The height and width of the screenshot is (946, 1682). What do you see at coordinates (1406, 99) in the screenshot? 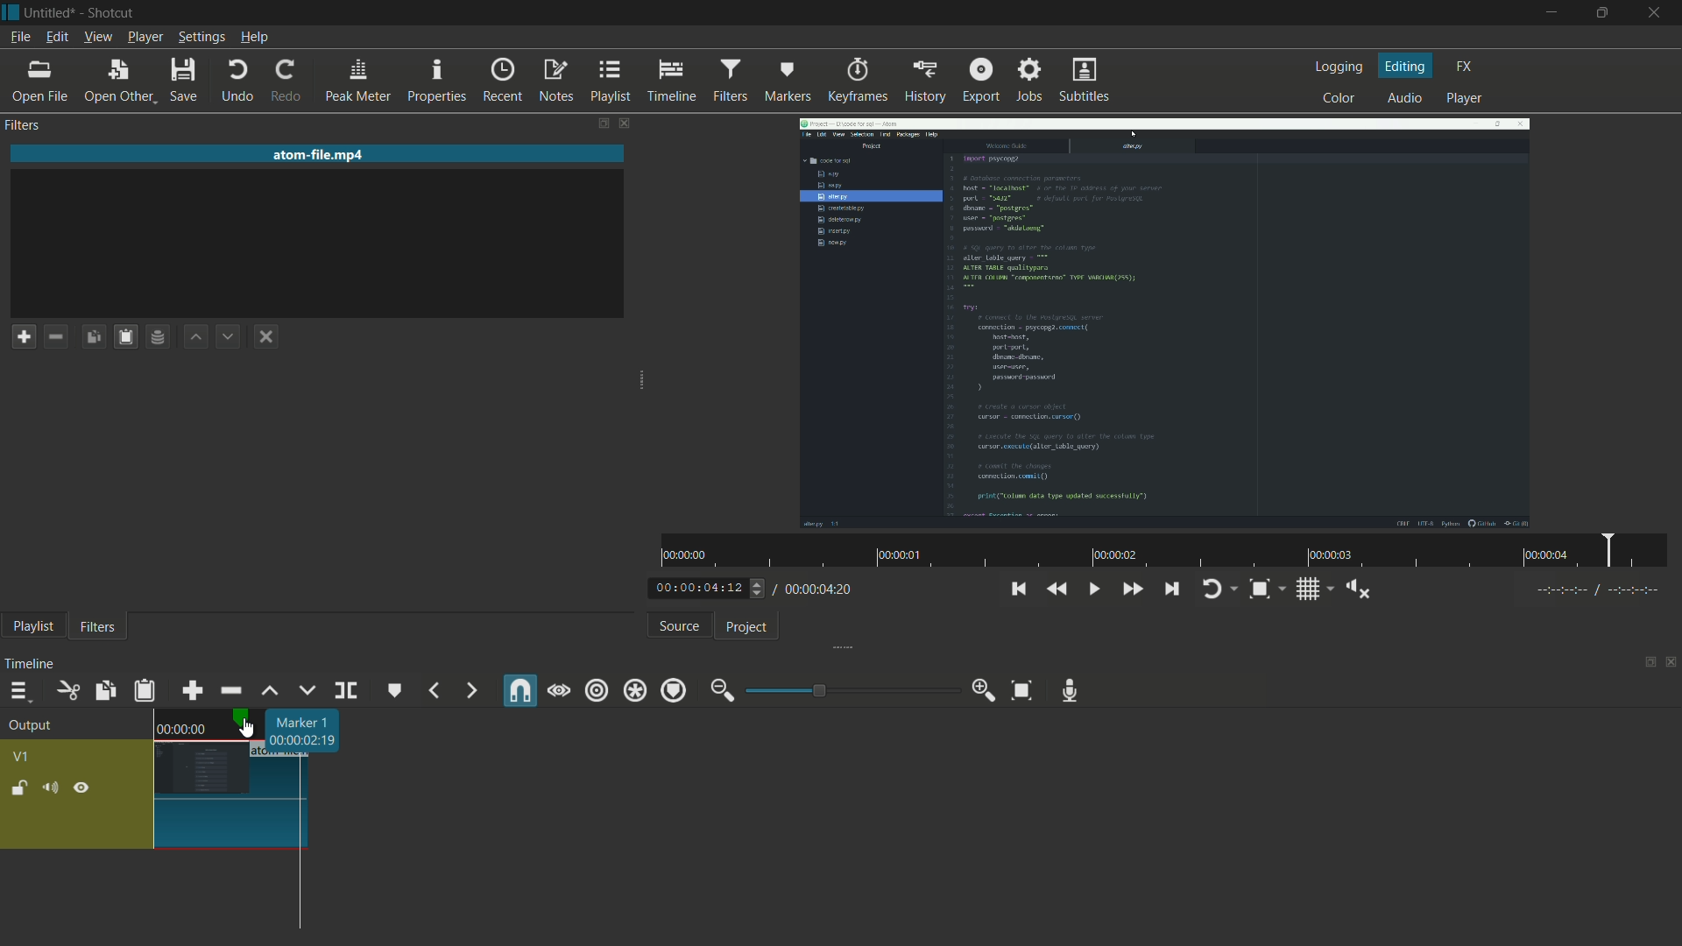
I see `audio` at bounding box center [1406, 99].